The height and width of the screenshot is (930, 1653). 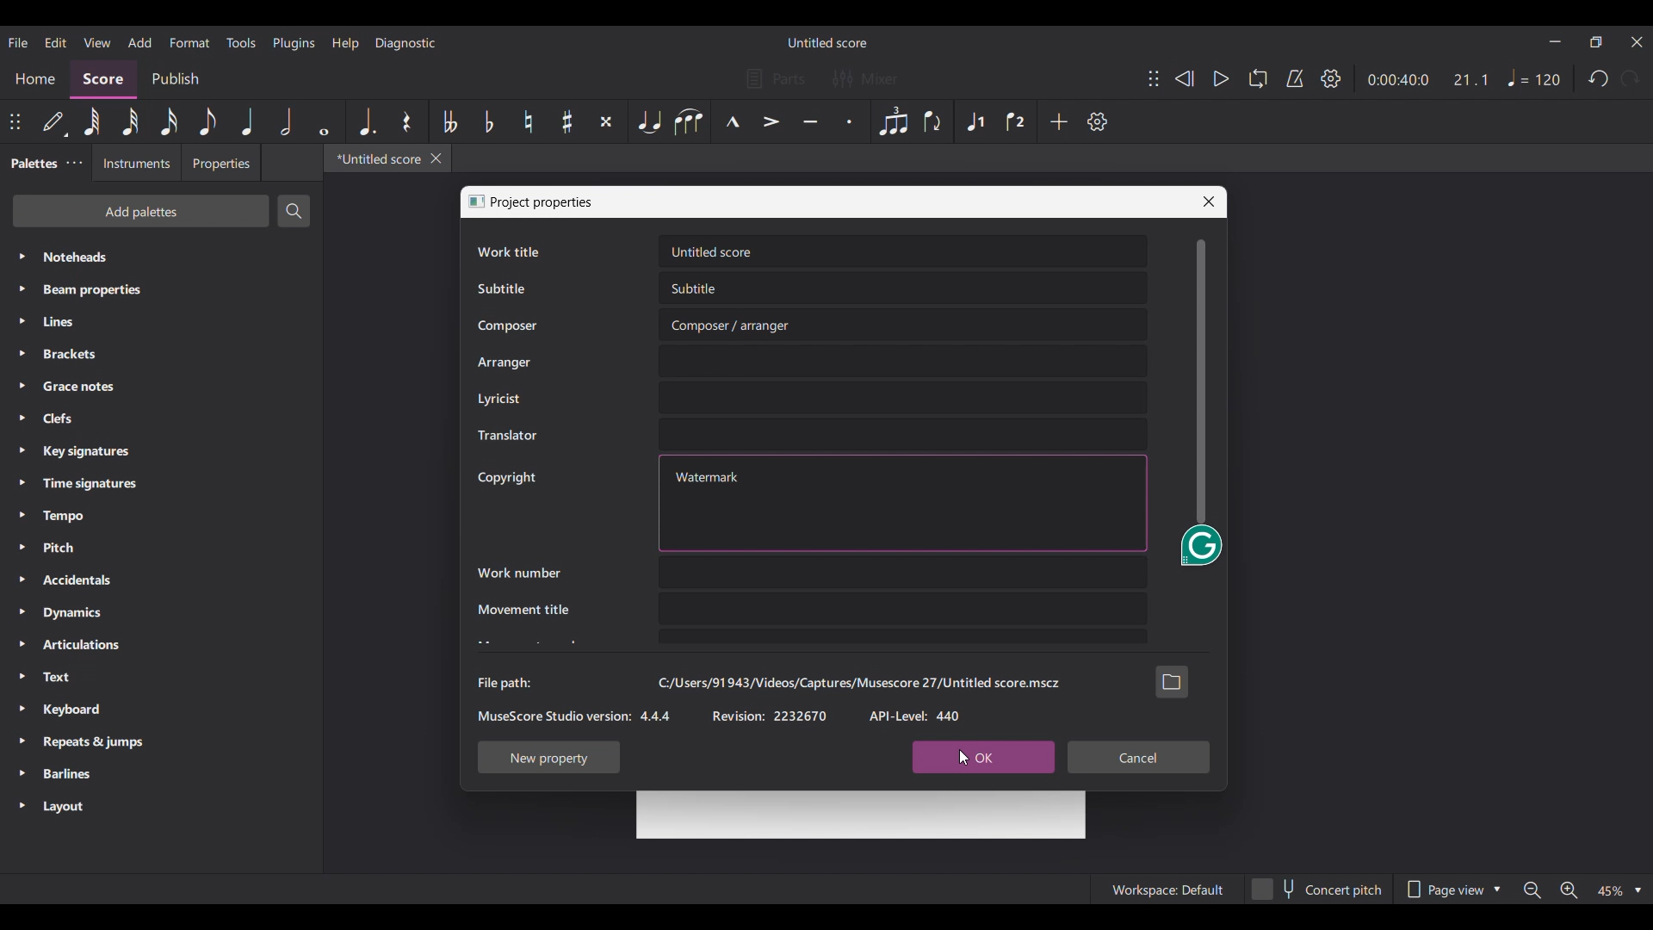 I want to click on Clefs, so click(x=160, y=418).